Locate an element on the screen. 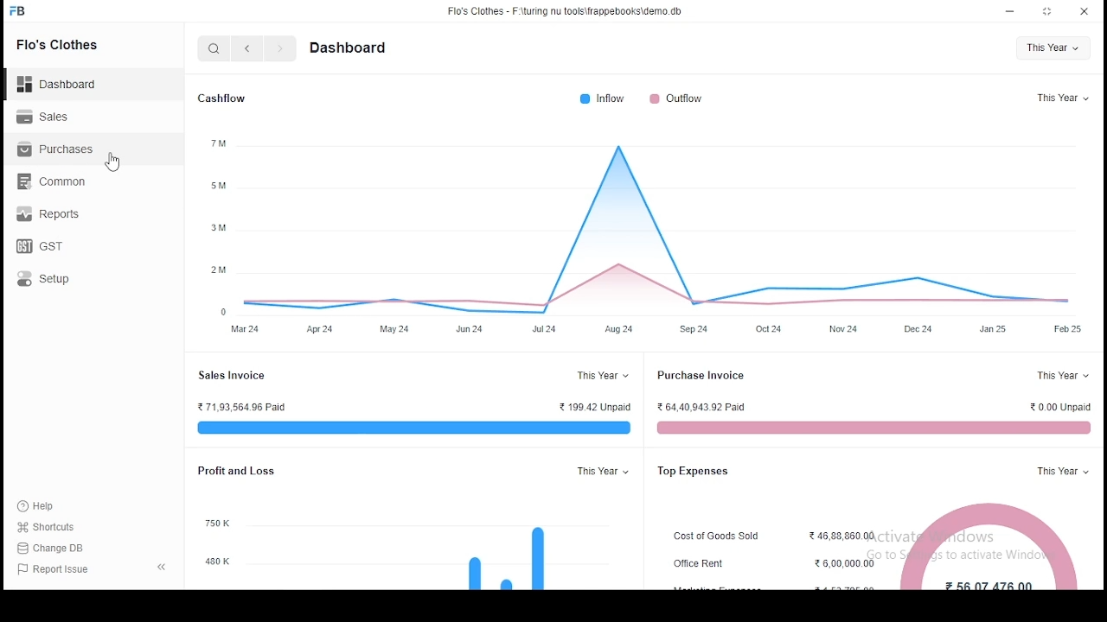 The image size is (1107, 622). report issue is located at coordinates (55, 570).